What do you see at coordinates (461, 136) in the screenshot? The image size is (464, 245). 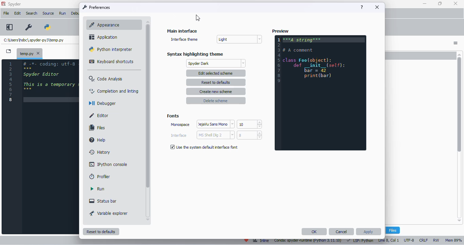 I see `vertical scrollbar` at bounding box center [461, 136].